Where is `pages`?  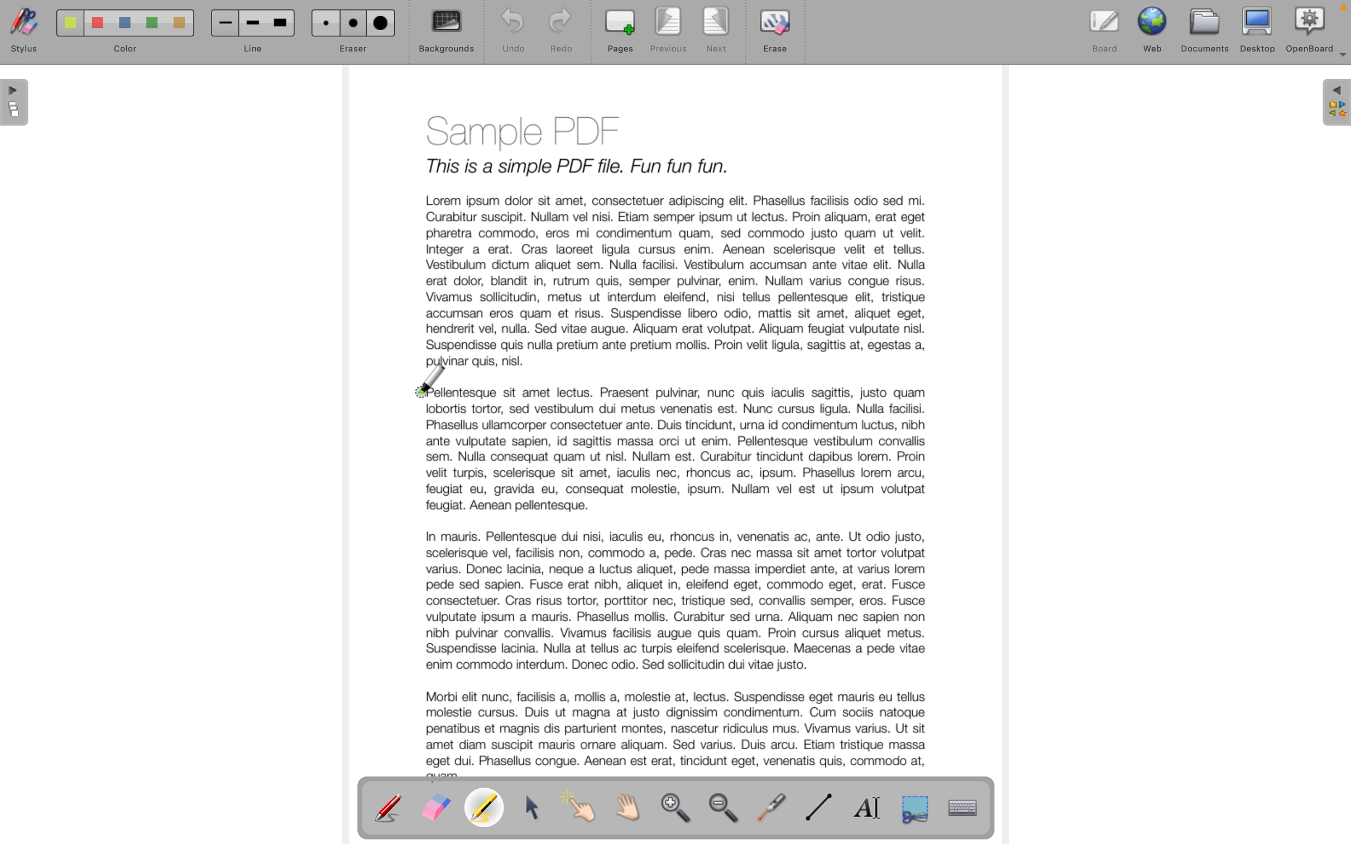
pages is located at coordinates (620, 32).